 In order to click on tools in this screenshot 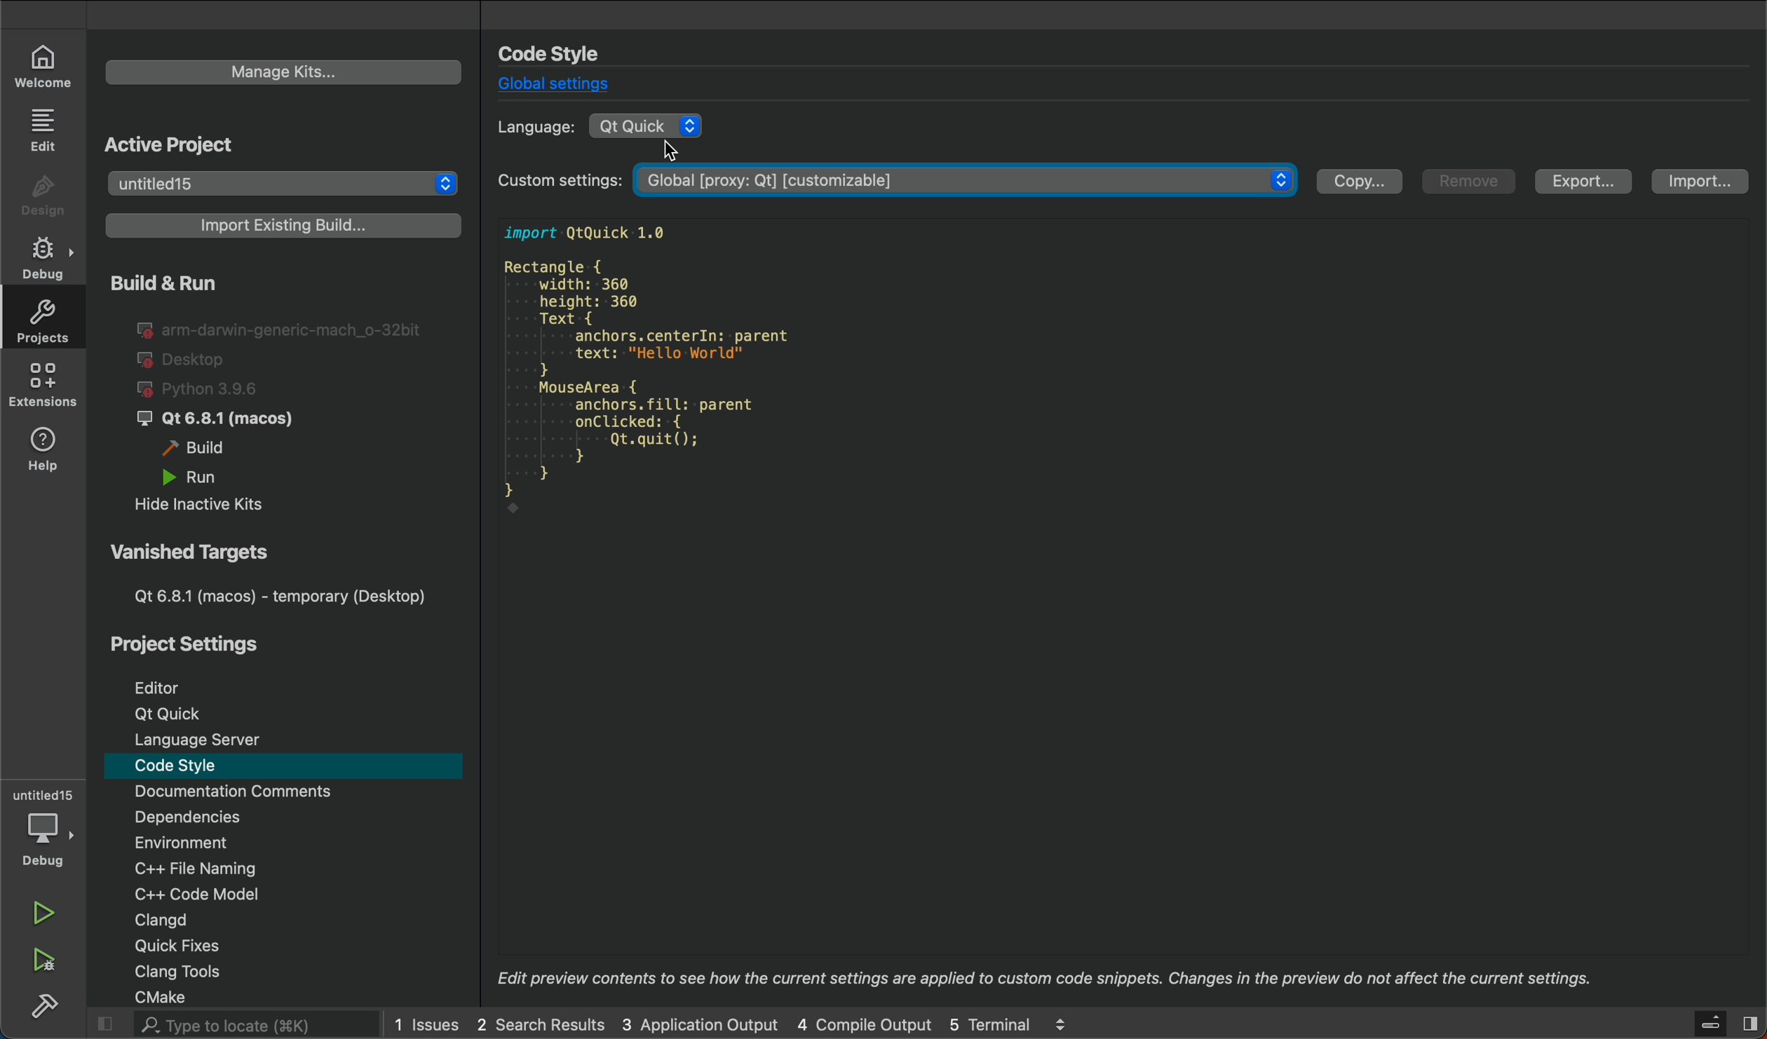, I will do `click(196, 972)`.